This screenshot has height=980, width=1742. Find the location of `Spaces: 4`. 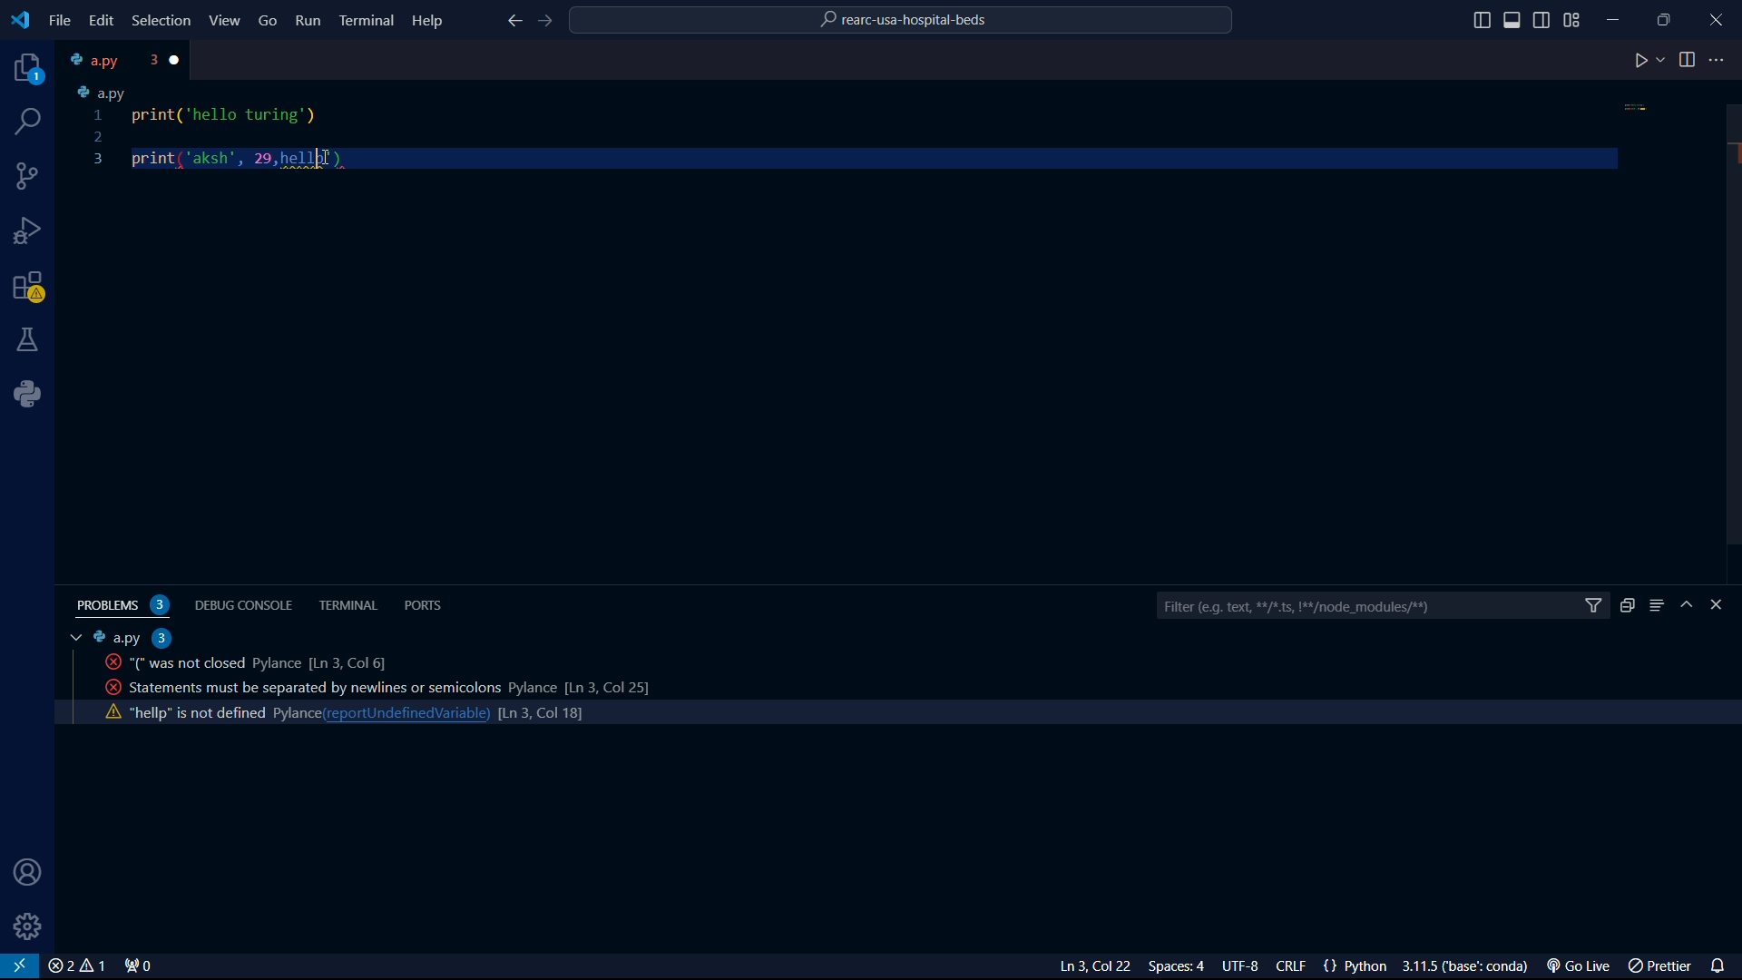

Spaces: 4 is located at coordinates (1180, 966).